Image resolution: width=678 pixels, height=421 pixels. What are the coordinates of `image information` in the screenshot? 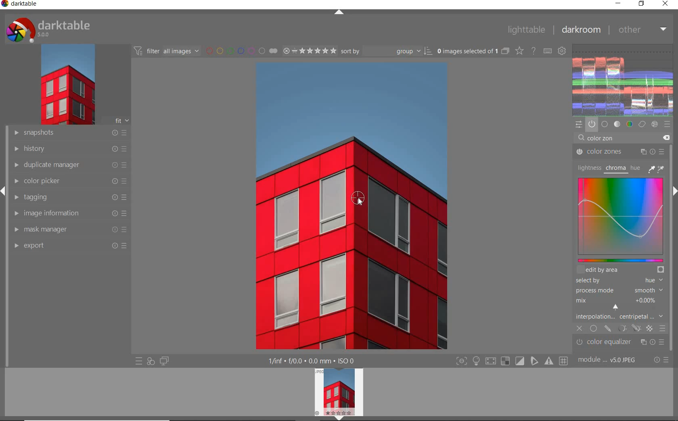 It's located at (69, 214).